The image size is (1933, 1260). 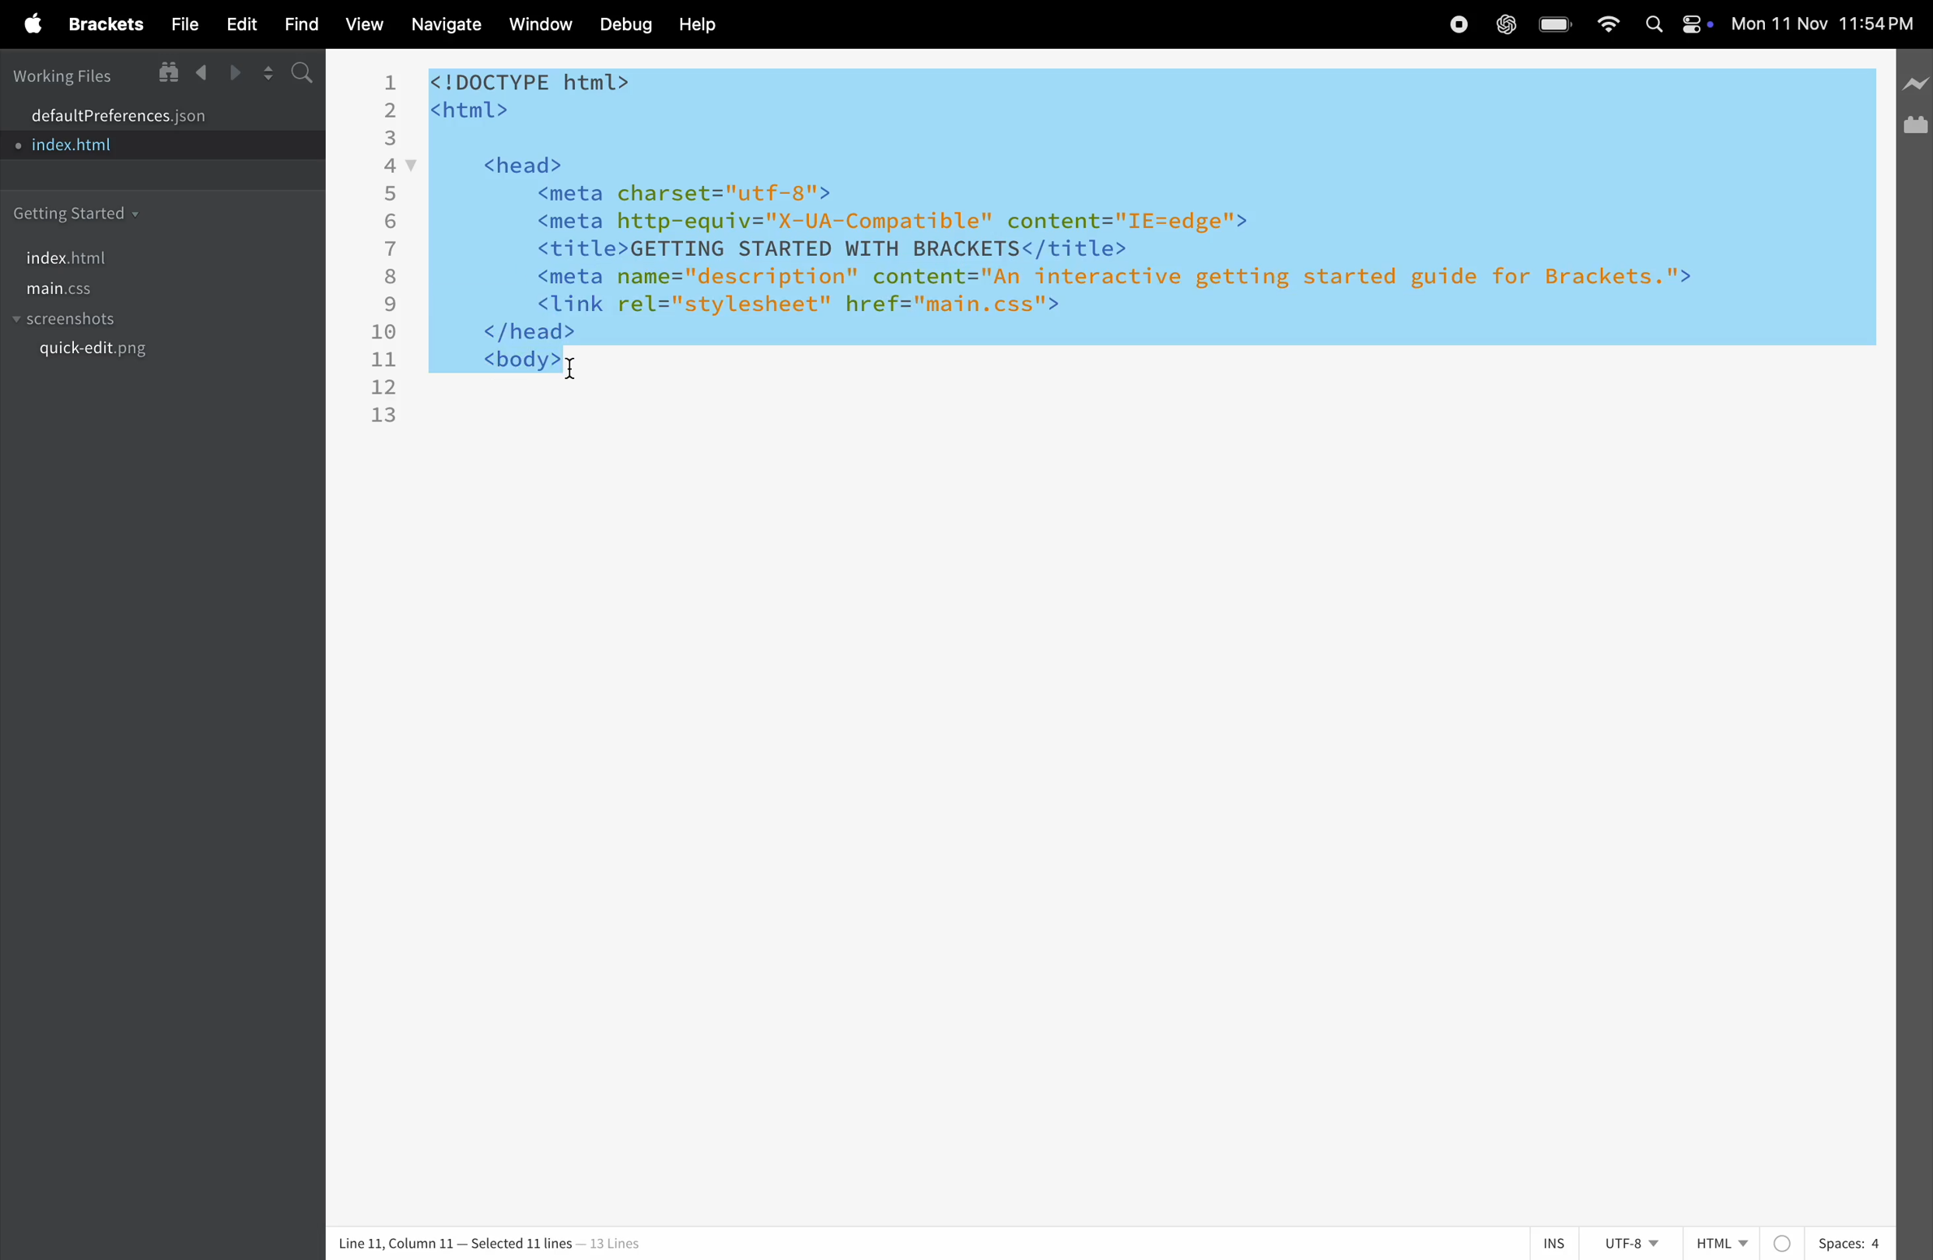 I want to click on 5, so click(x=389, y=194).